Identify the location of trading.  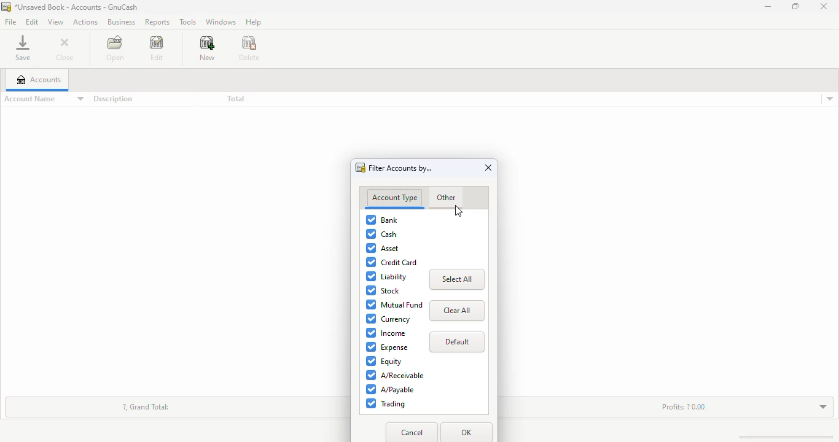
(386, 404).